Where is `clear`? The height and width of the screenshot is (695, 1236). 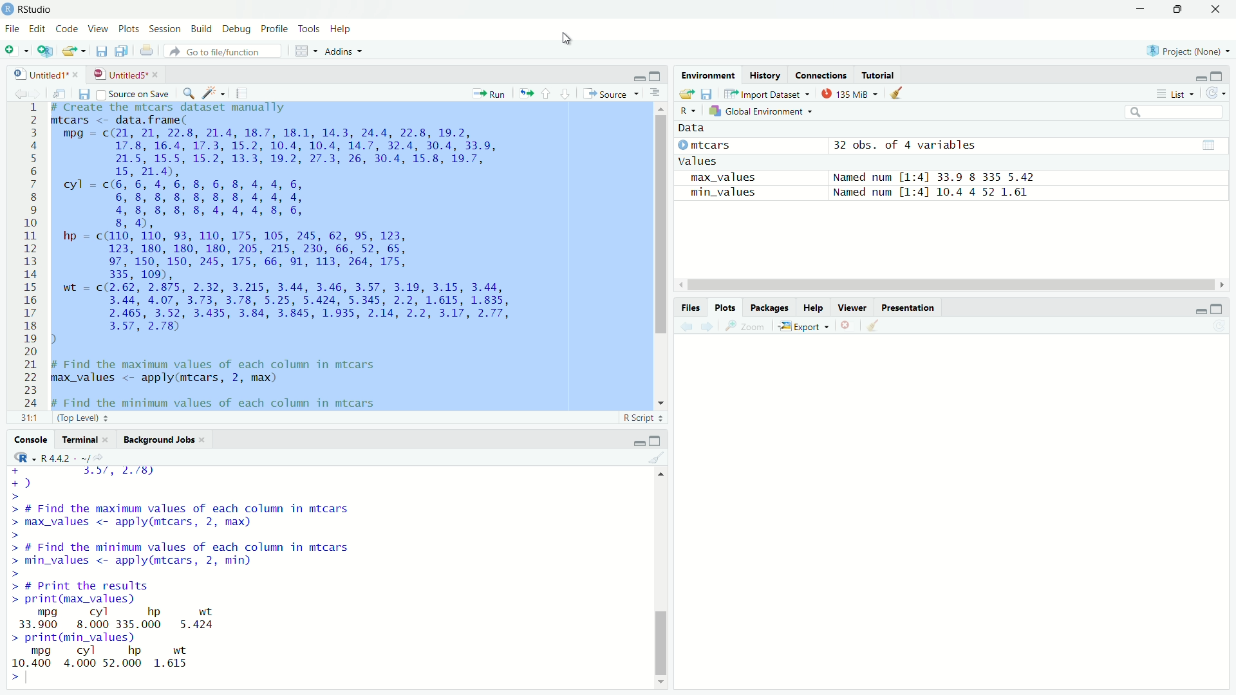 clear is located at coordinates (655, 459).